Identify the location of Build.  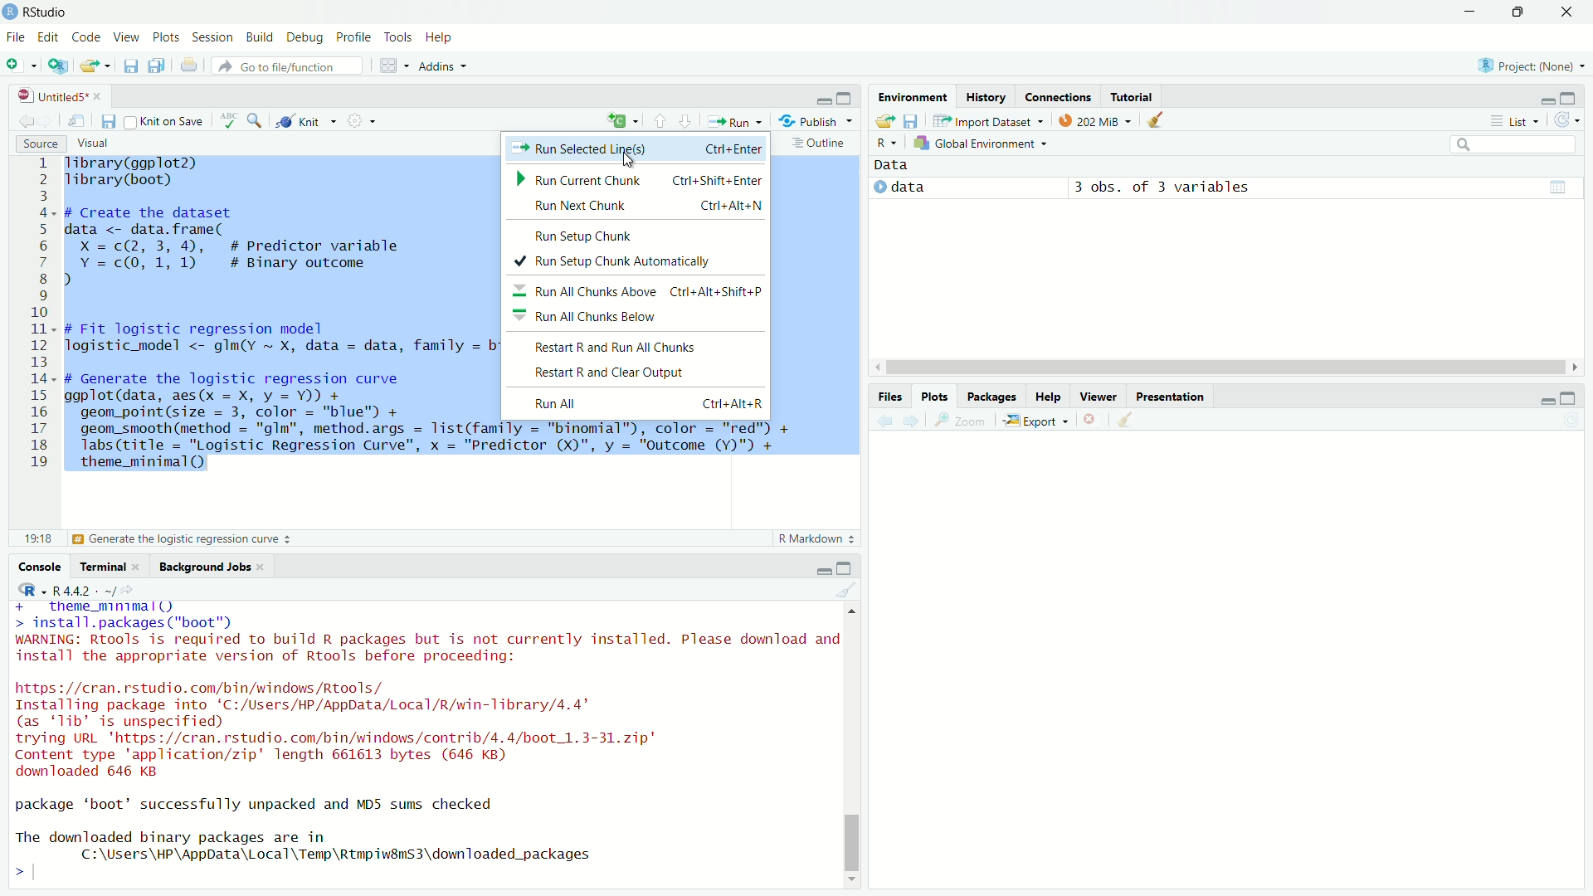
(260, 37).